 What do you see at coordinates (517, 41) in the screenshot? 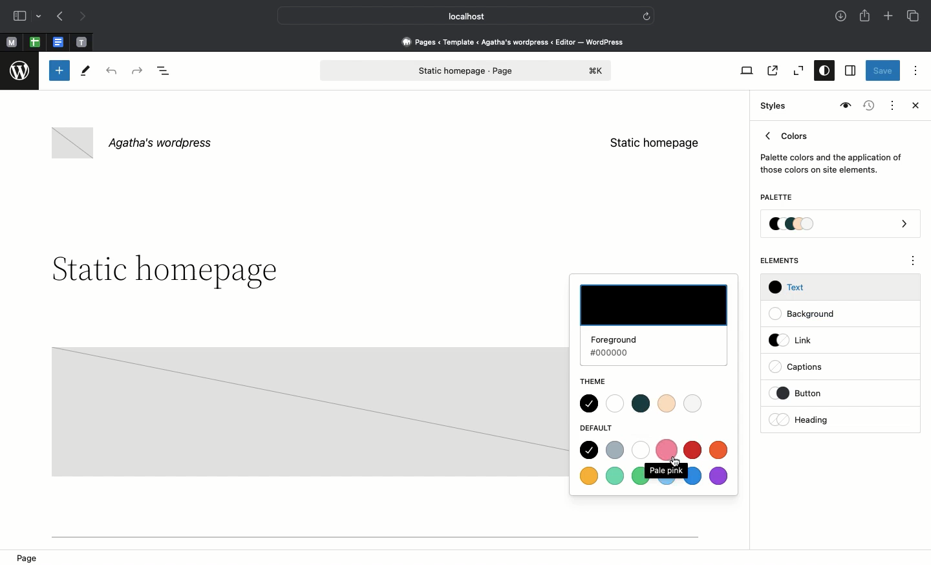
I see `Pages < Template <Agatha's wordpress < editor - wordpress` at bounding box center [517, 41].